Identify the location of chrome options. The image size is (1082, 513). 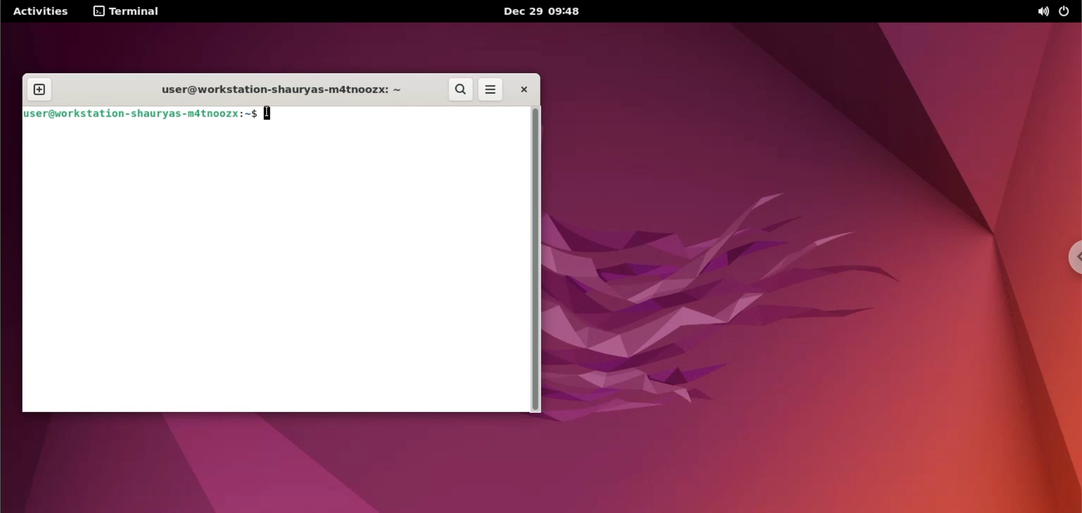
(1066, 262).